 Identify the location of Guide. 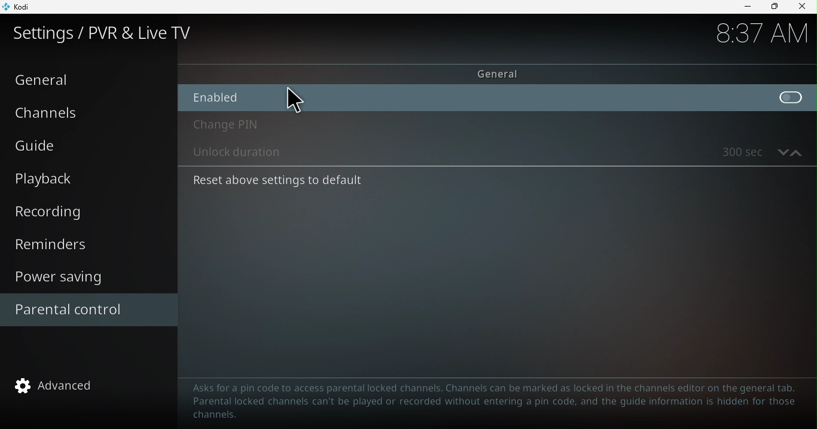
(86, 145).